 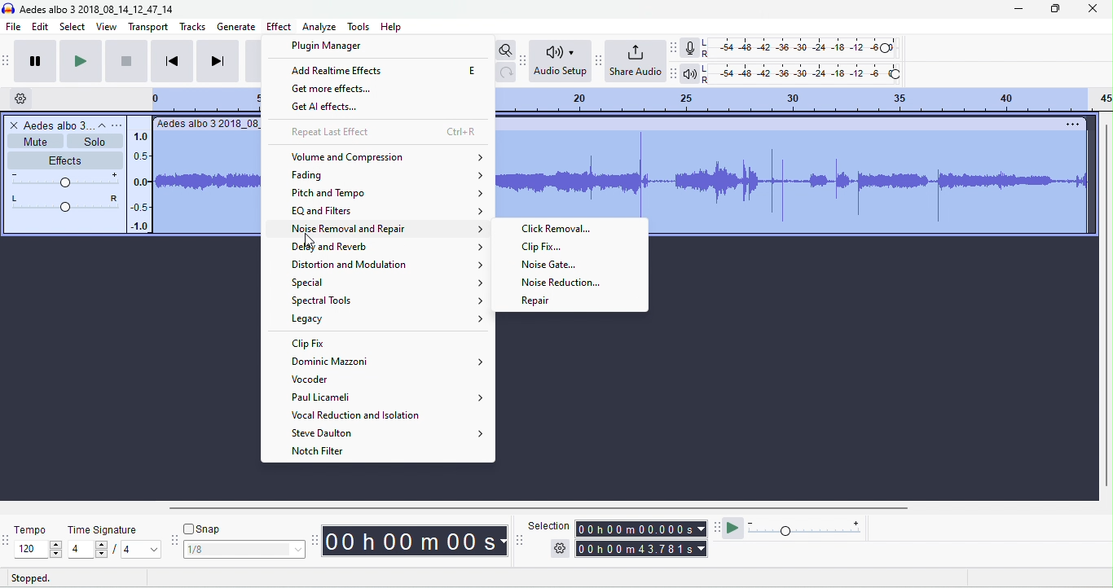 What do you see at coordinates (1054, 8) in the screenshot?
I see `maximize` at bounding box center [1054, 8].